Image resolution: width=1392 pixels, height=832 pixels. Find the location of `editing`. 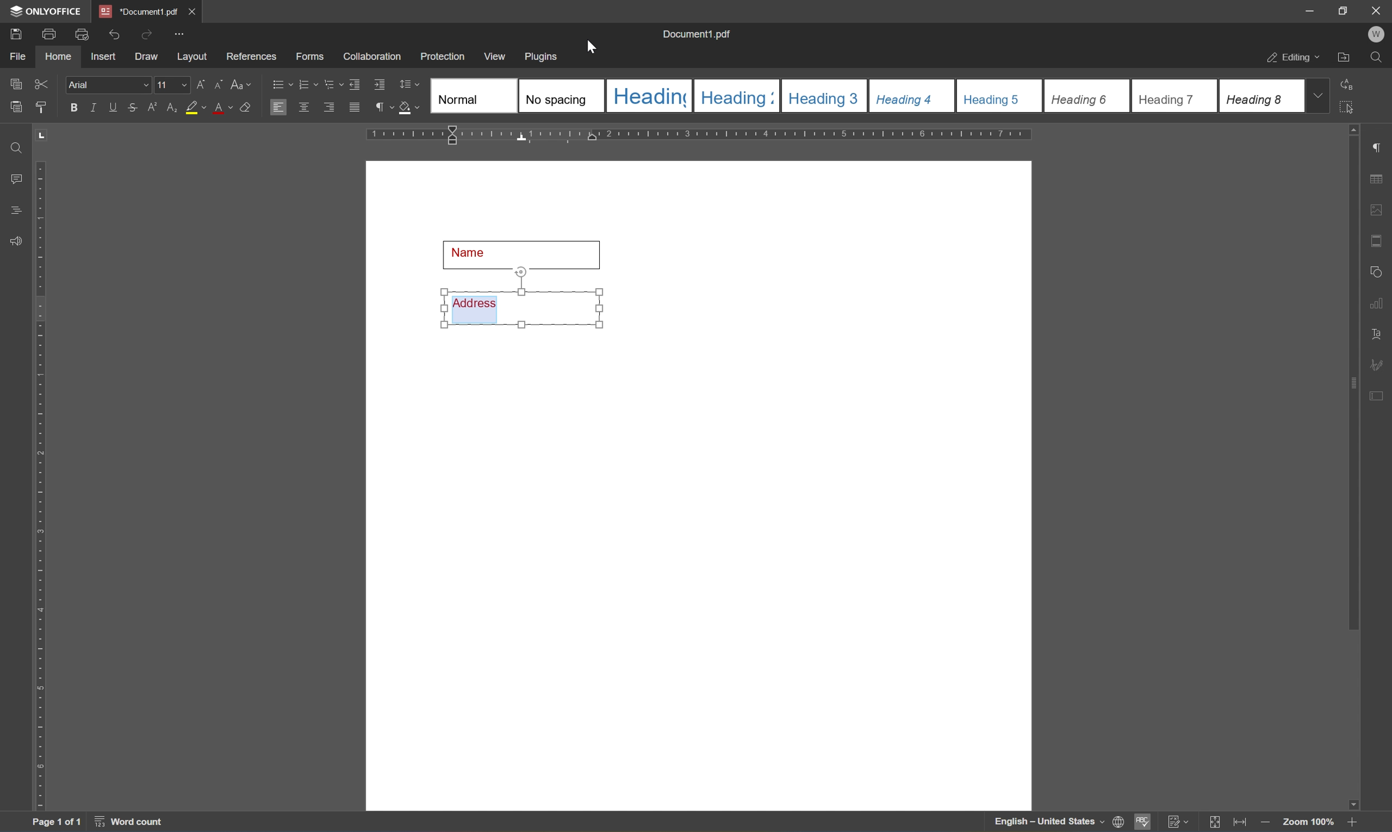

editing is located at coordinates (1289, 58).